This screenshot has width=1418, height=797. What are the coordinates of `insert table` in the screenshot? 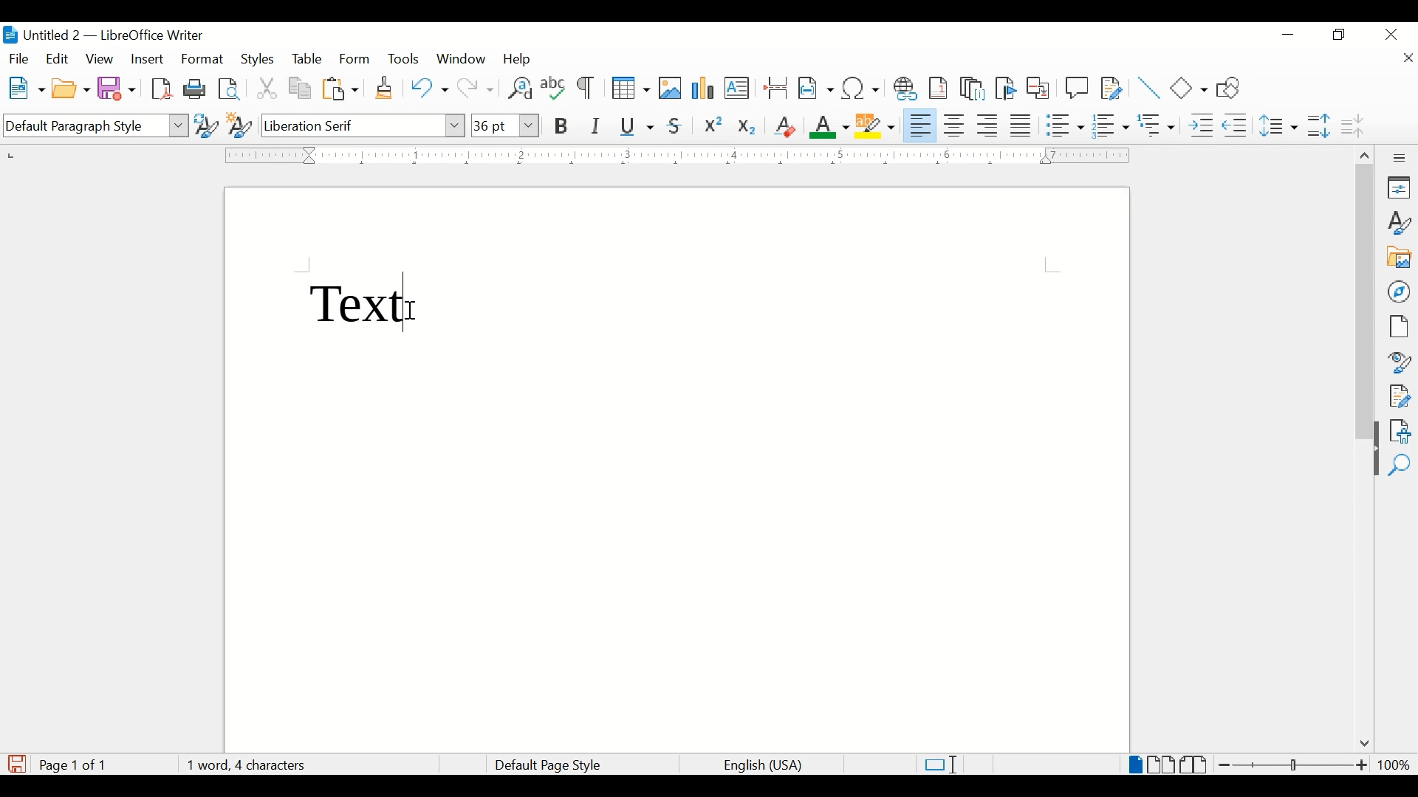 It's located at (631, 88).